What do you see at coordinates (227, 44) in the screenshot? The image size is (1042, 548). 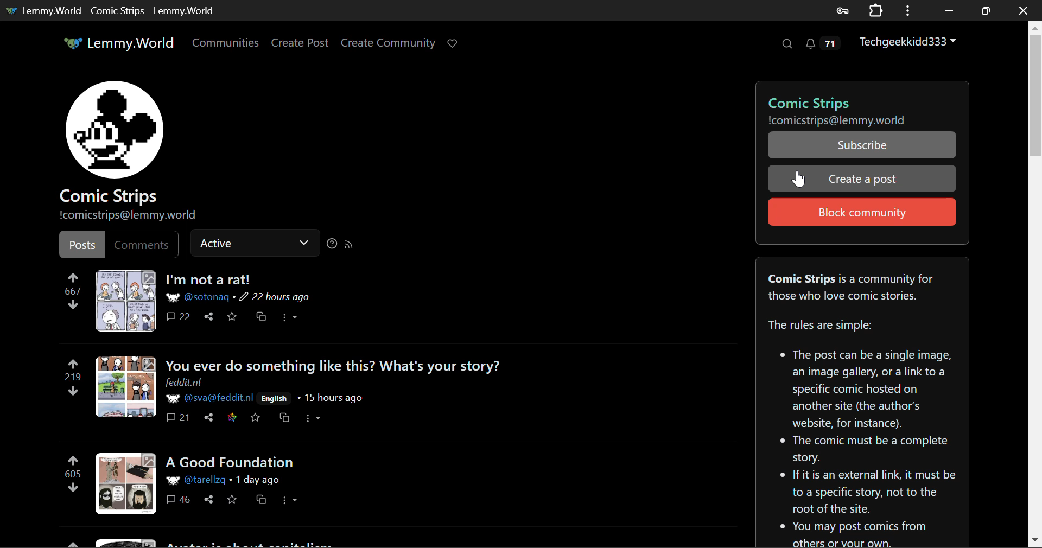 I see `Communities` at bounding box center [227, 44].